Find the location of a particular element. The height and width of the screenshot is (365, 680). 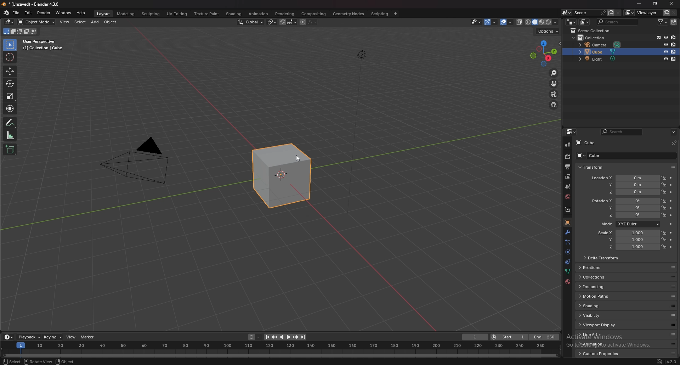

particle is located at coordinates (568, 242).